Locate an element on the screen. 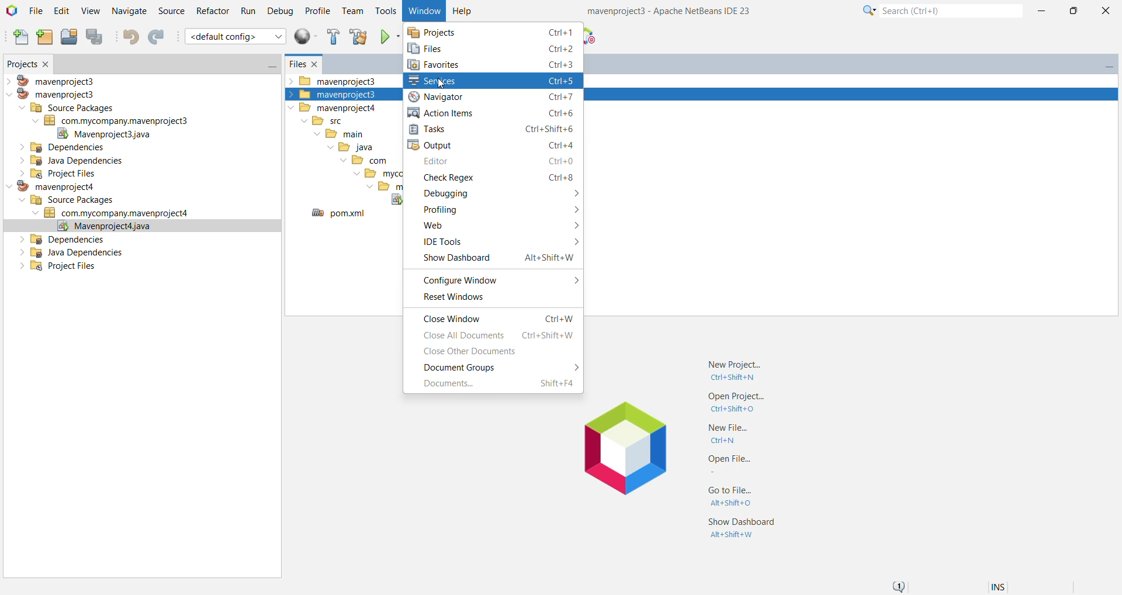 The height and width of the screenshot is (595, 1122). Show Dashboard is located at coordinates (495, 258).